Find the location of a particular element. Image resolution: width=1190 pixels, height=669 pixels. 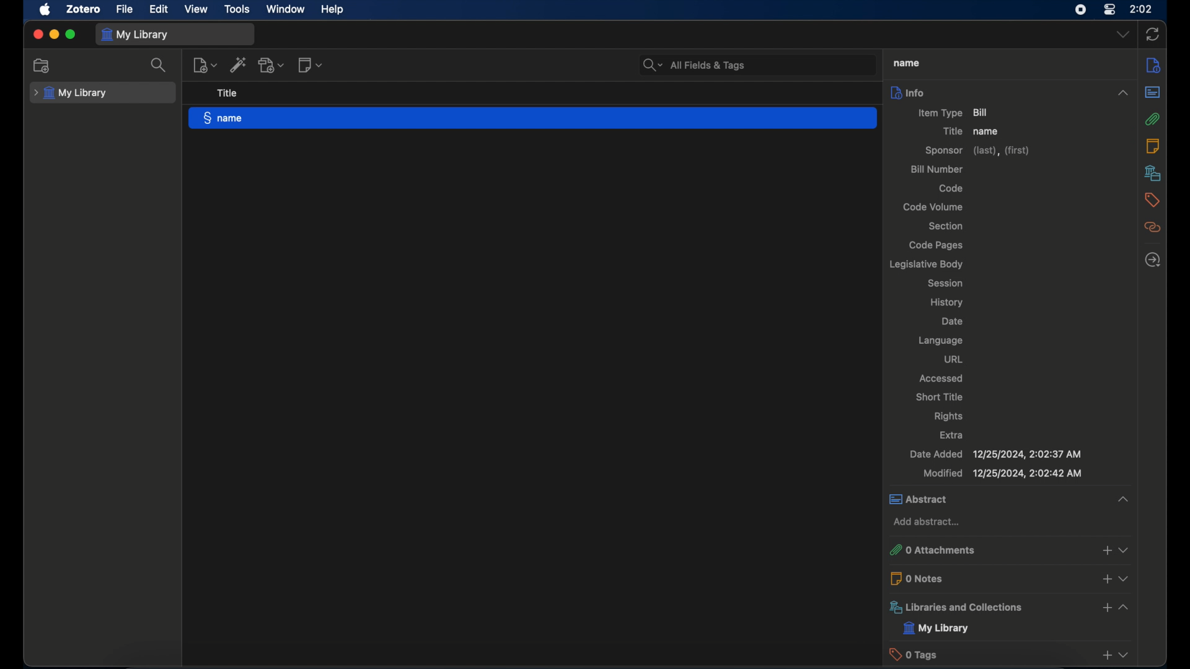

my library is located at coordinates (72, 93).